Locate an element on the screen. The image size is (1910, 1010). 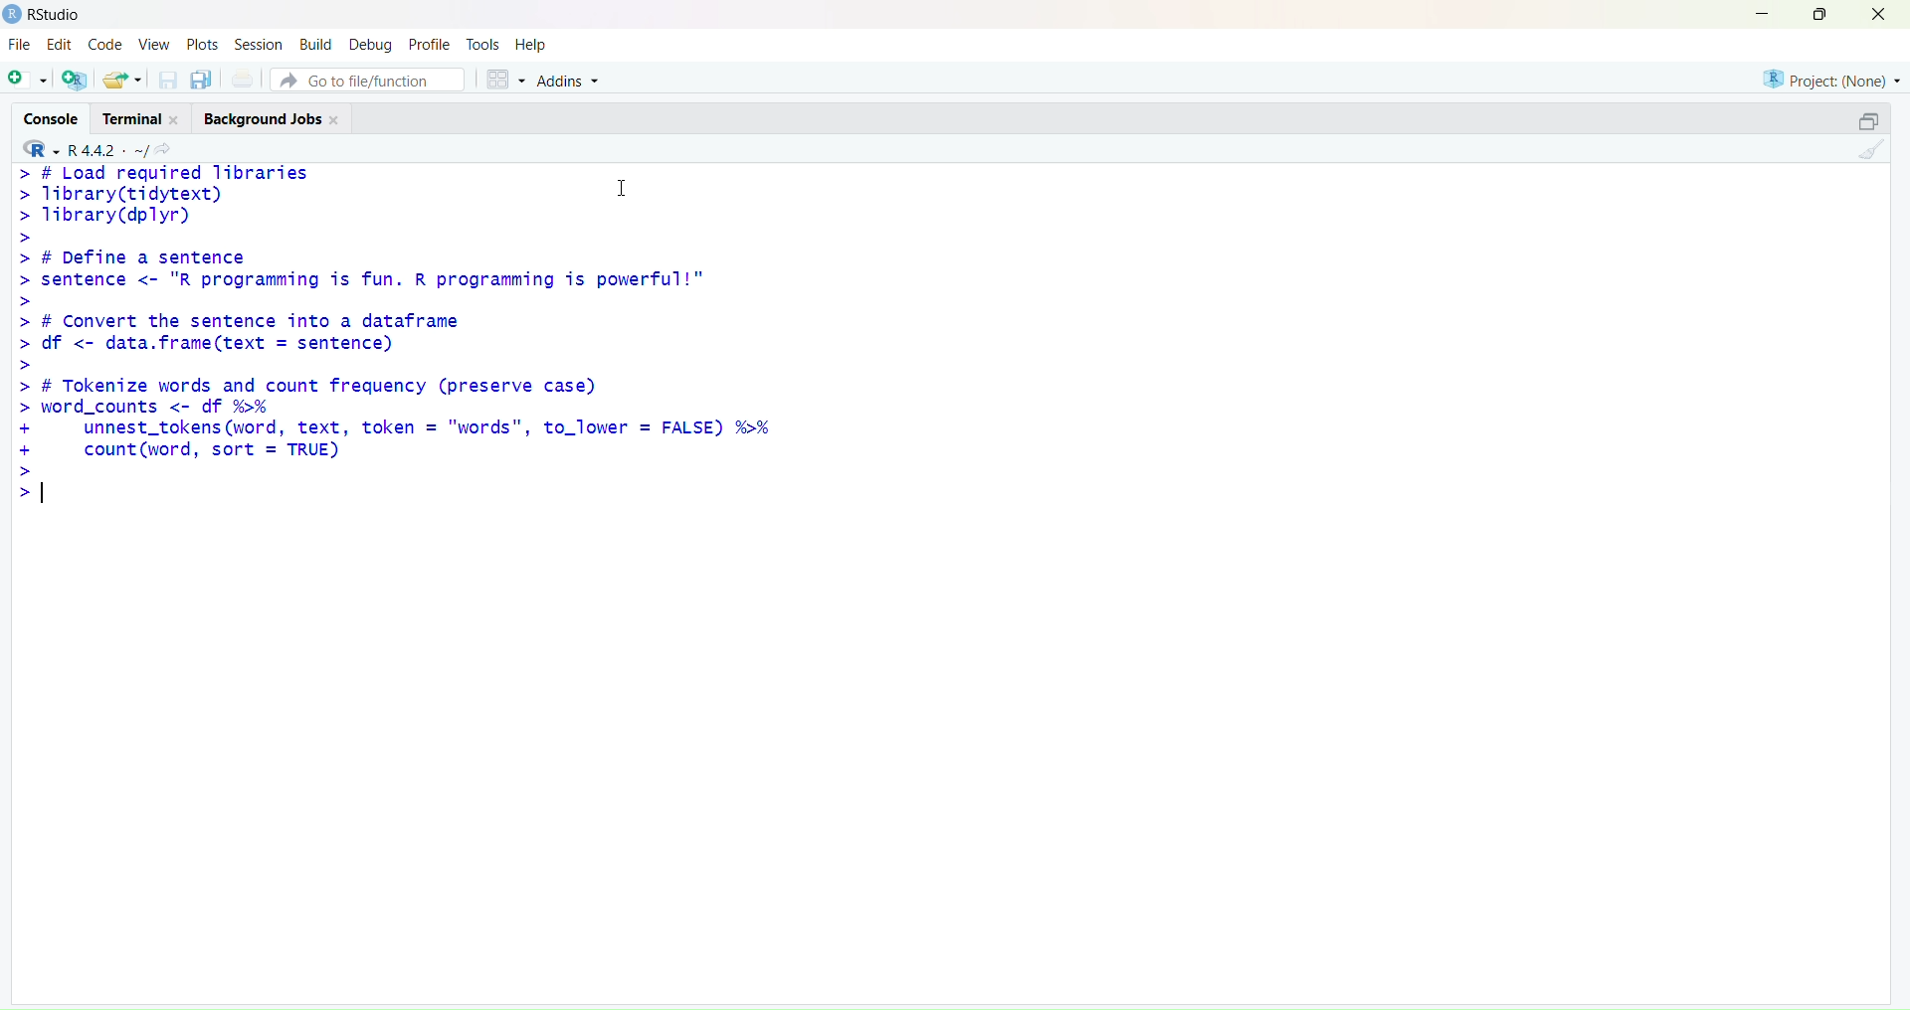
profile is located at coordinates (429, 46).